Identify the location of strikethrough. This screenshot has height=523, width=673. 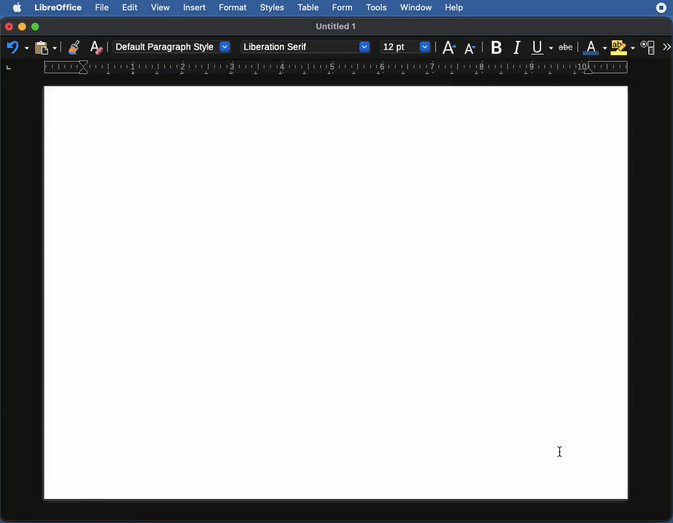
(566, 45).